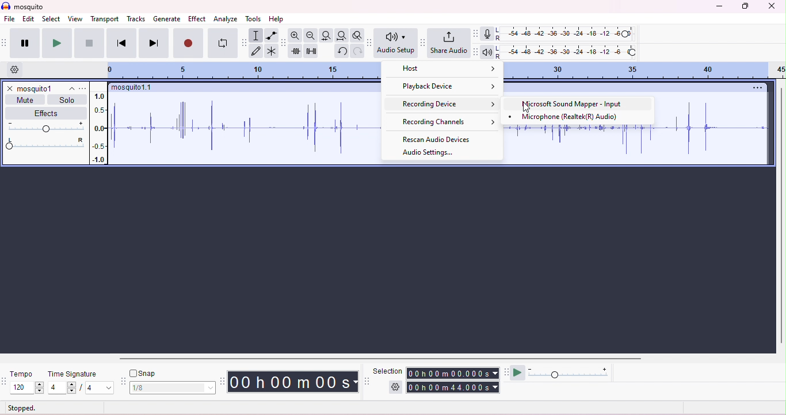  What do you see at coordinates (569, 372) in the screenshot?
I see `playback speed` at bounding box center [569, 372].